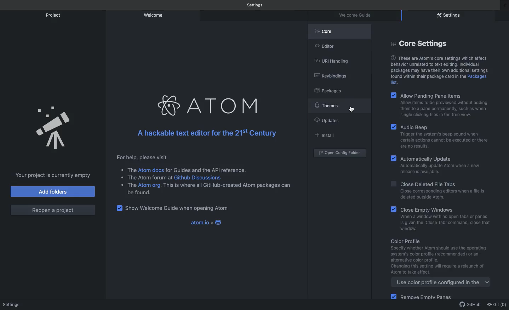 Image resolution: width=509 pixels, height=310 pixels. Describe the element at coordinates (444, 223) in the screenshot. I see `When a window with no open tabs or par
is given the ‘Close Tab' command, close
window.` at that location.